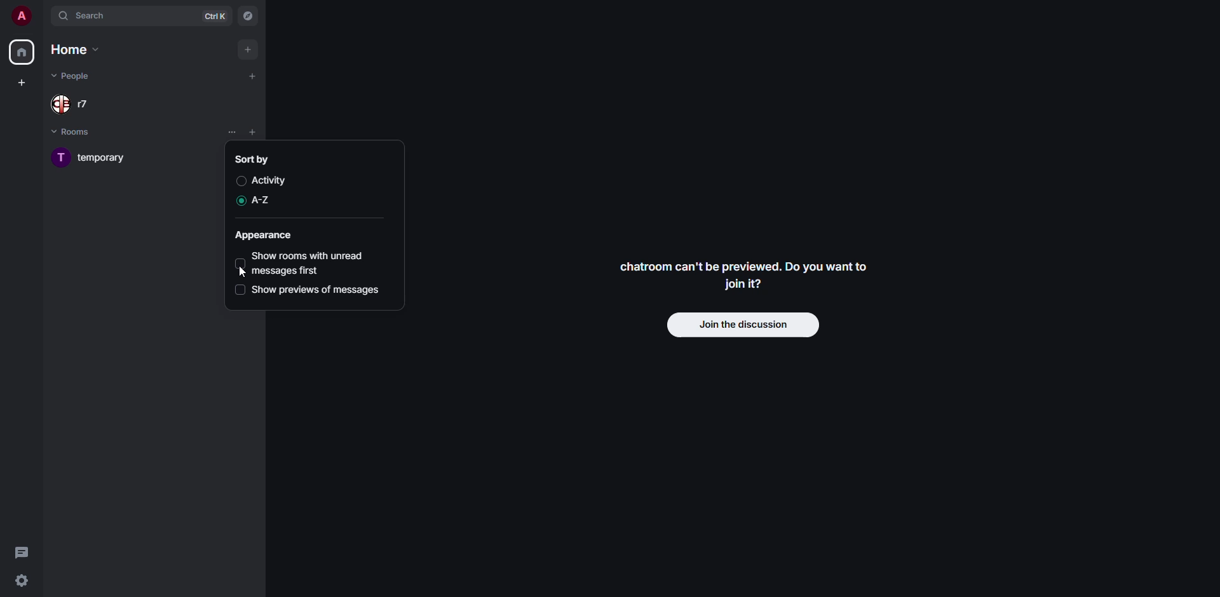  I want to click on people, so click(74, 76).